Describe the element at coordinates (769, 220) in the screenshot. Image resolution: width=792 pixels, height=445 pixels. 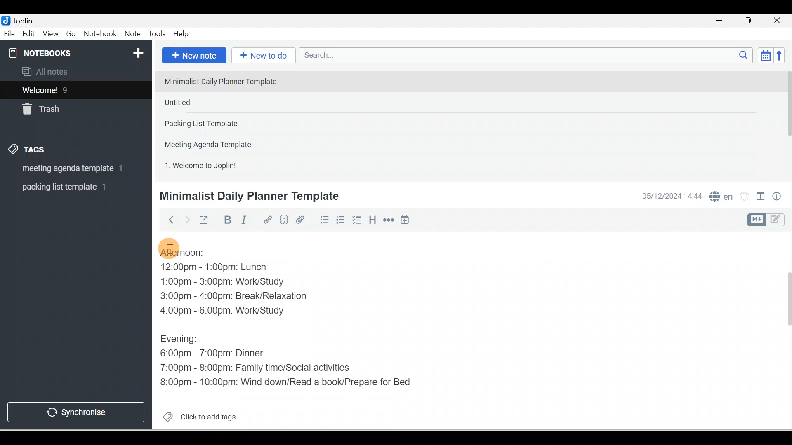
I see `Toggle editor layout` at that location.